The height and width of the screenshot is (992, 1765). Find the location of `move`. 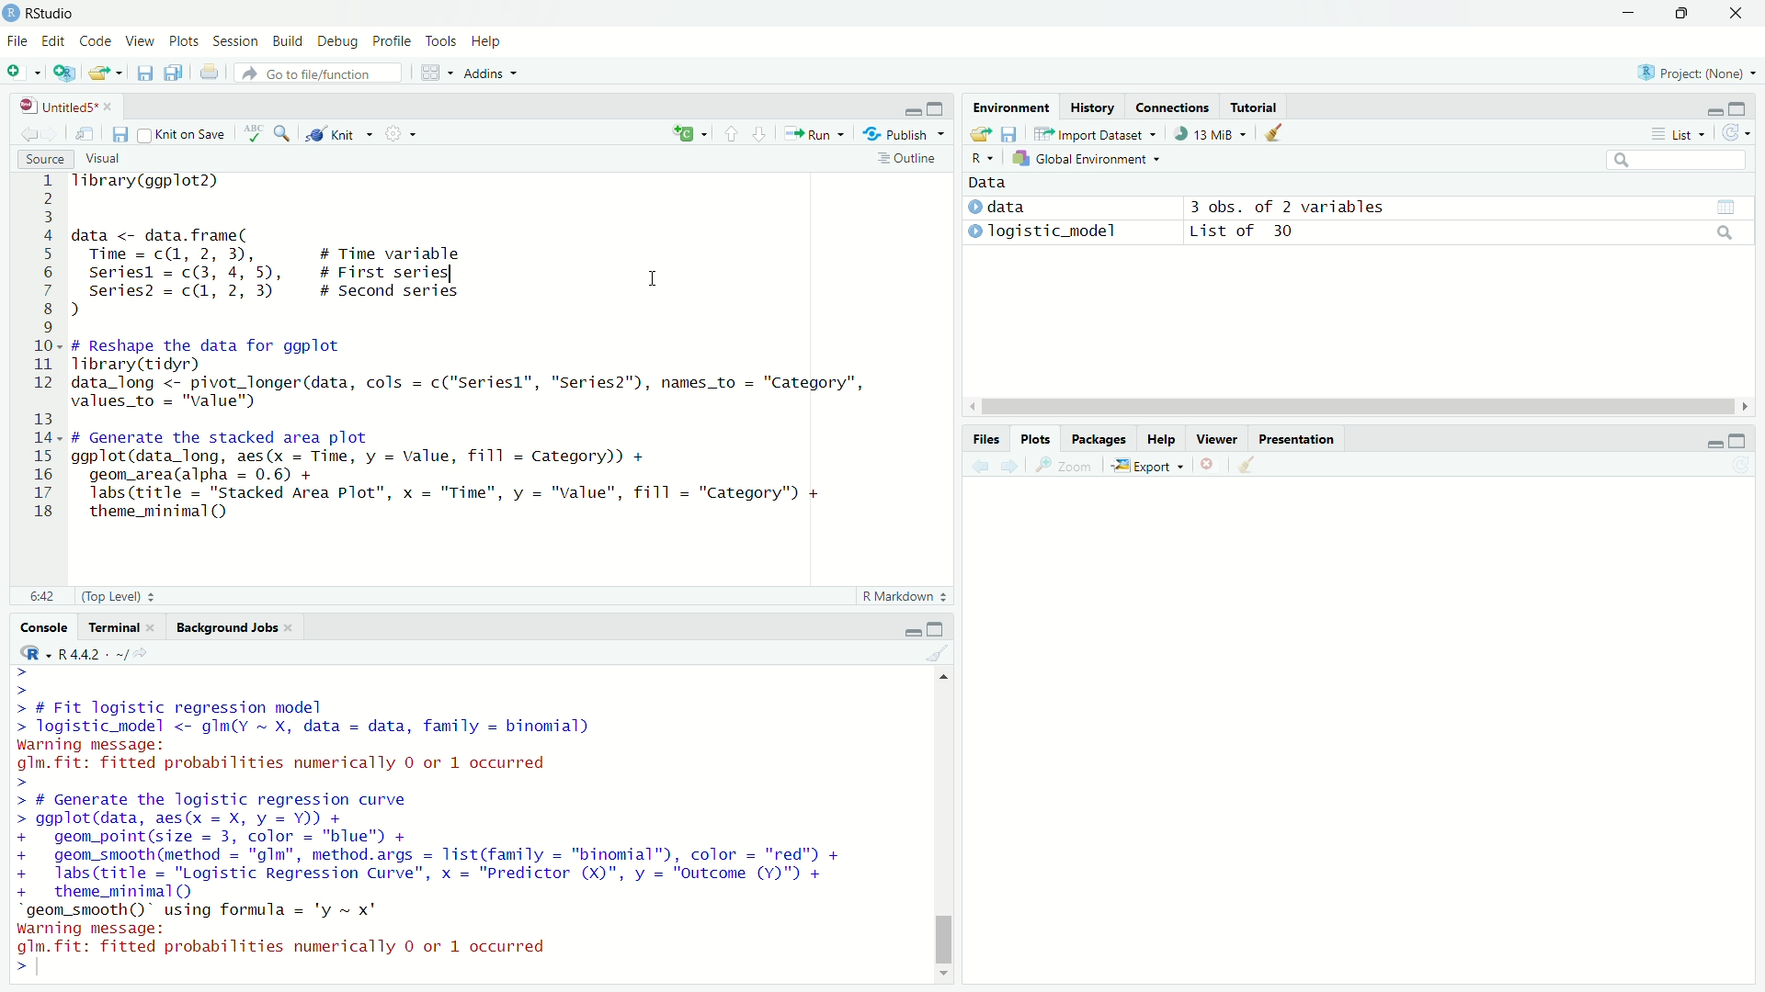

move is located at coordinates (1044, 135).